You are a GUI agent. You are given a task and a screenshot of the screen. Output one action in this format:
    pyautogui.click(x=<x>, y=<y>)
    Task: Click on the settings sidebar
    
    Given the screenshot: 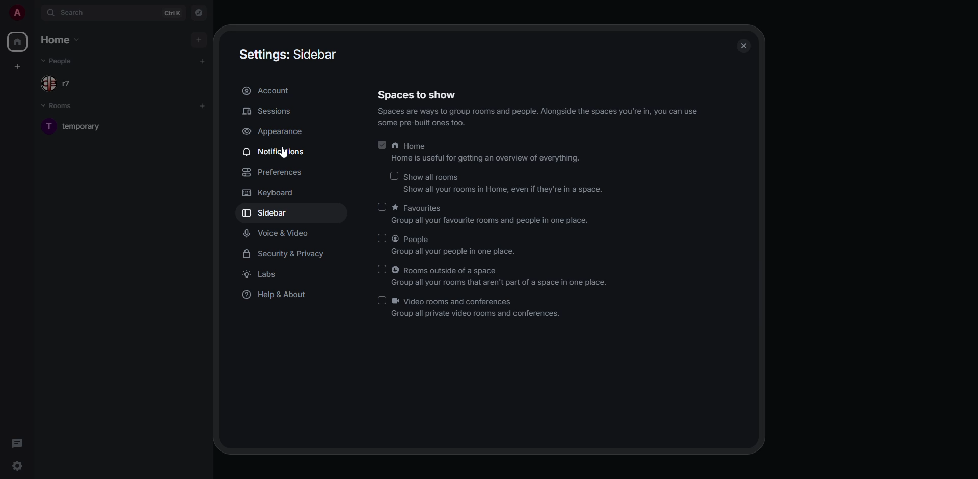 What is the action you would take?
    pyautogui.click(x=289, y=52)
    